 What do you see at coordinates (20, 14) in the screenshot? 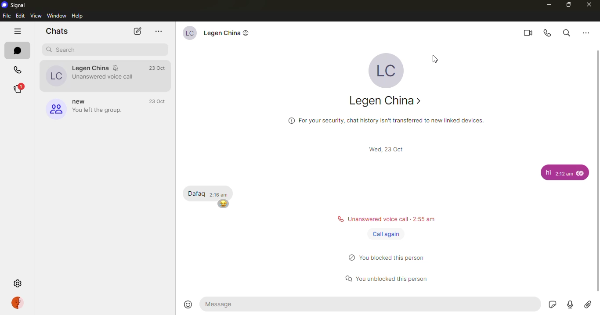
I see `edit` at bounding box center [20, 14].